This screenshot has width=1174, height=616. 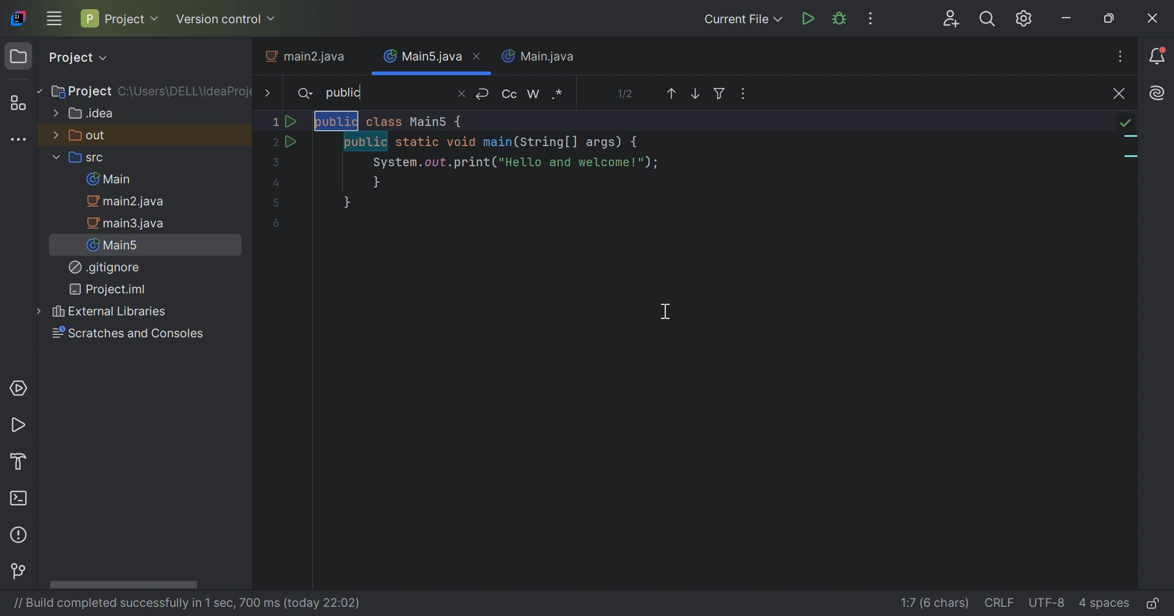 What do you see at coordinates (116, 244) in the screenshot?
I see `Main5` at bounding box center [116, 244].